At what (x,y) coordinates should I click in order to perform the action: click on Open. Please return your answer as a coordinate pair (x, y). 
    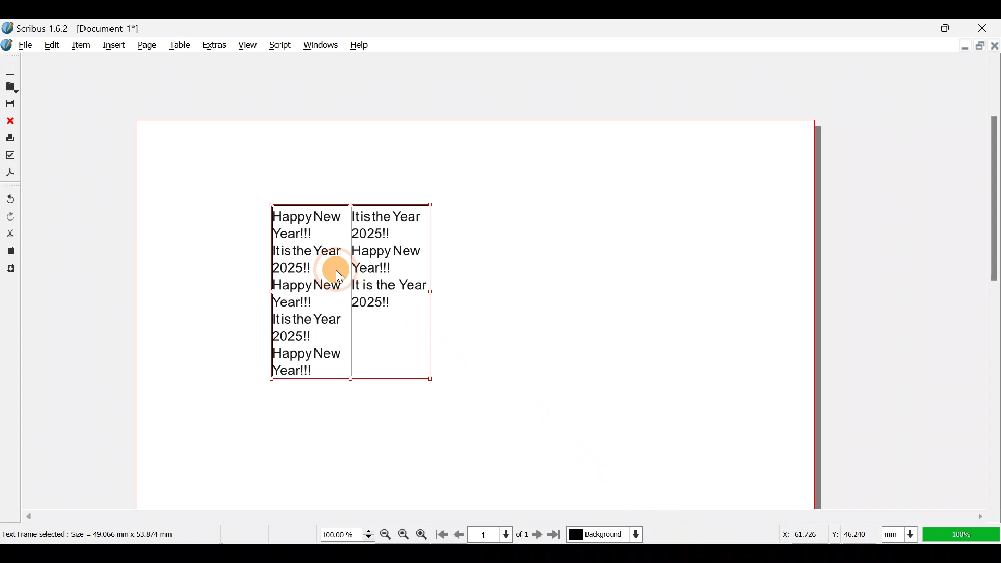
    Looking at the image, I should click on (11, 87).